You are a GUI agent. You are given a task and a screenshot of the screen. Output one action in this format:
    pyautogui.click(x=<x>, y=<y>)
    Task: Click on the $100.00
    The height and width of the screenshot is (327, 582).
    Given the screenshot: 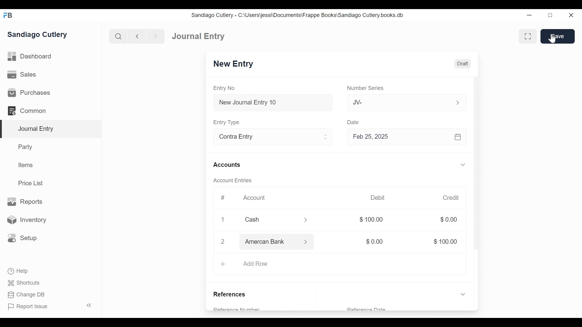 What is the action you would take?
    pyautogui.click(x=445, y=242)
    